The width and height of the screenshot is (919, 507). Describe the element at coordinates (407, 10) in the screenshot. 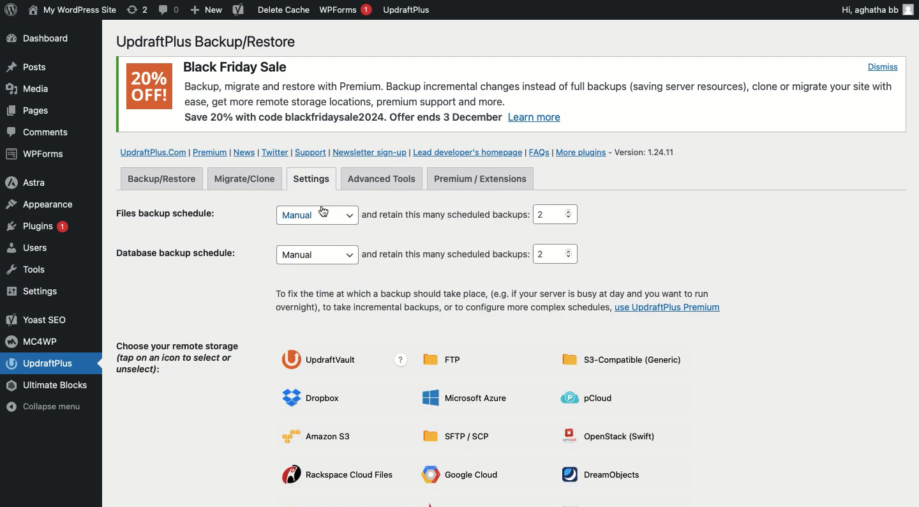

I see `UpdraftPlus` at that location.